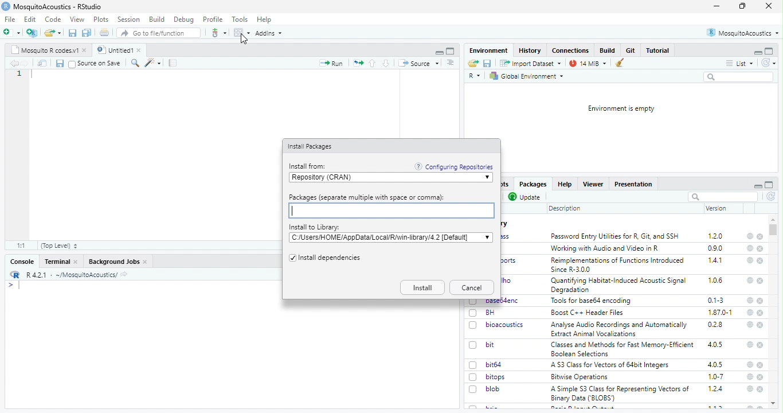 The image size is (783, 413). I want to click on icon, so click(358, 64).